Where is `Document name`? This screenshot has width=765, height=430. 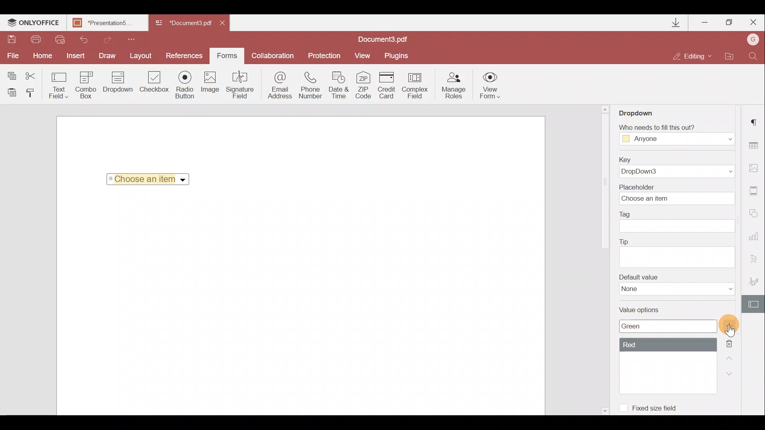 Document name is located at coordinates (182, 23).